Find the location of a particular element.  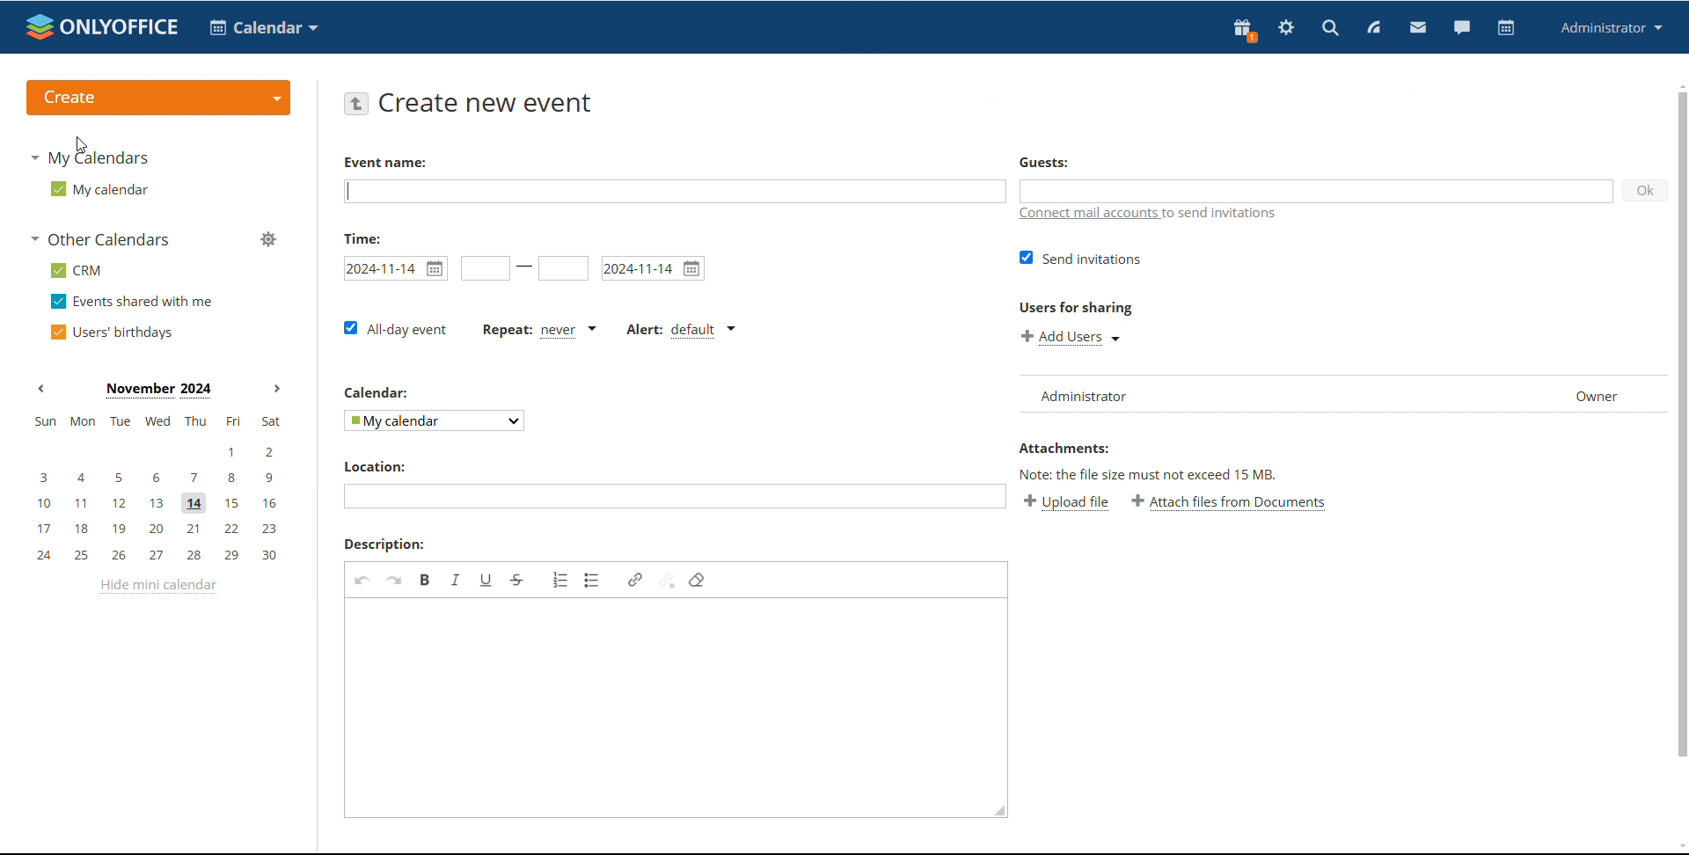

set start time is located at coordinates (486, 268).